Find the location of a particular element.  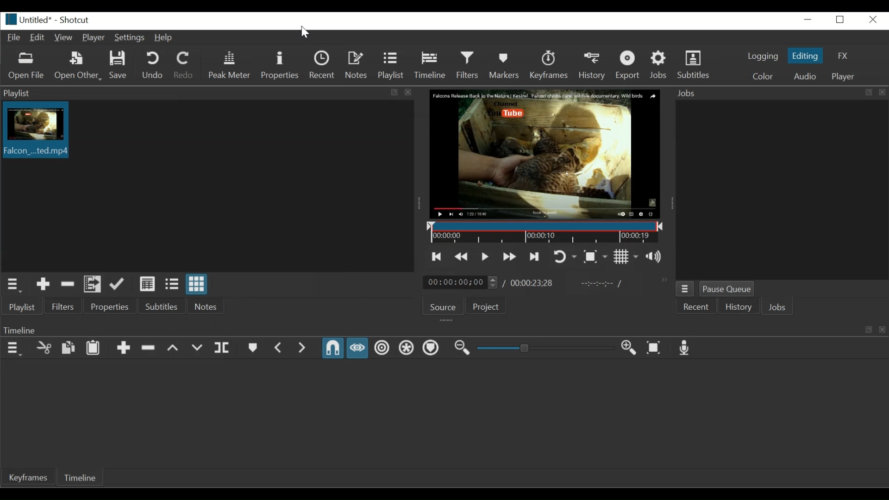

Jobs is located at coordinates (779, 93).